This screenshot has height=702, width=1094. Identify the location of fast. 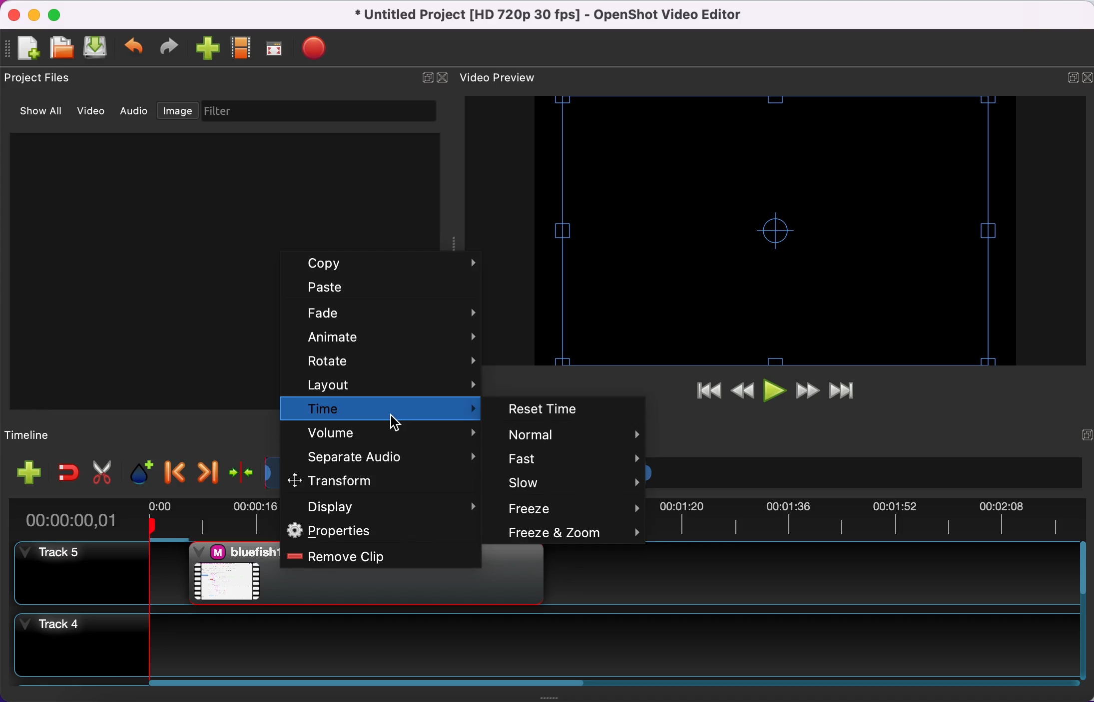
(570, 460).